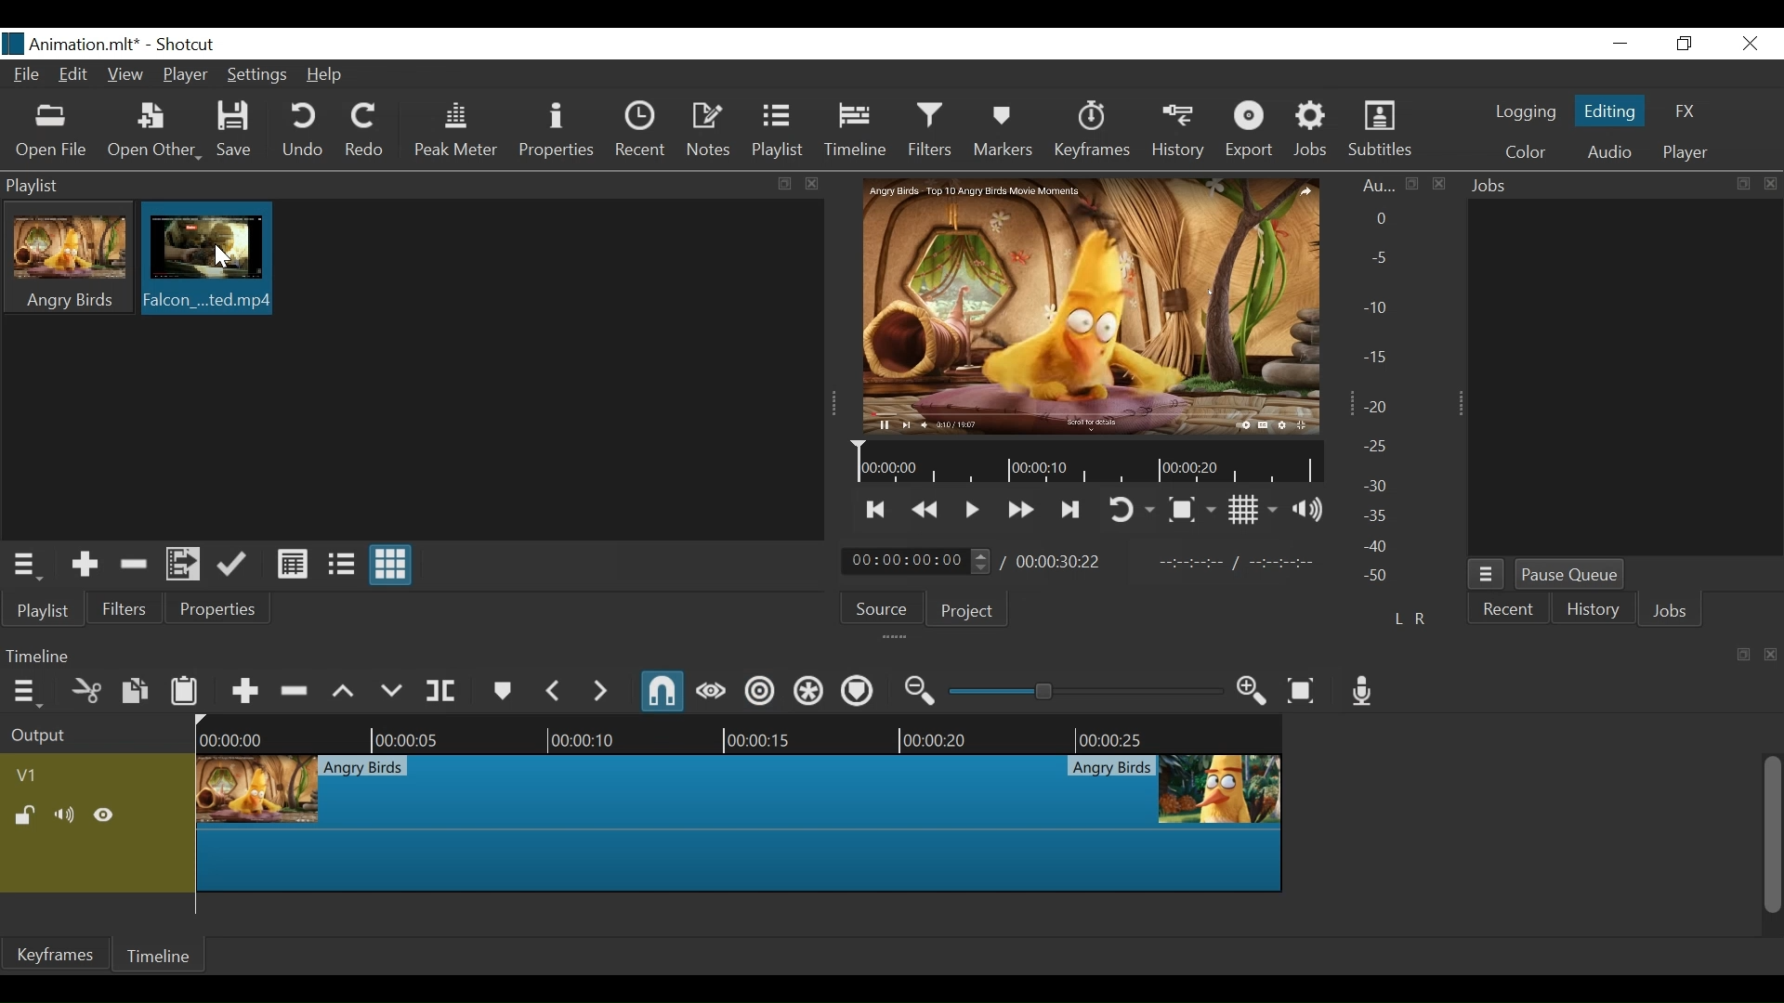 This screenshot has width=1784, height=1003. Describe the element at coordinates (391, 687) in the screenshot. I see `Overwrite` at that location.